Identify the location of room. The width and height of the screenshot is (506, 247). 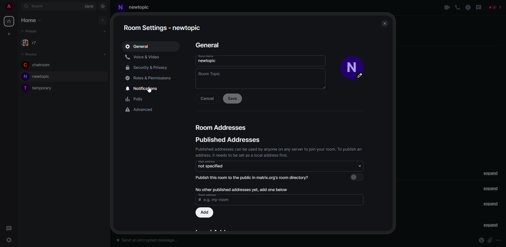
(39, 88).